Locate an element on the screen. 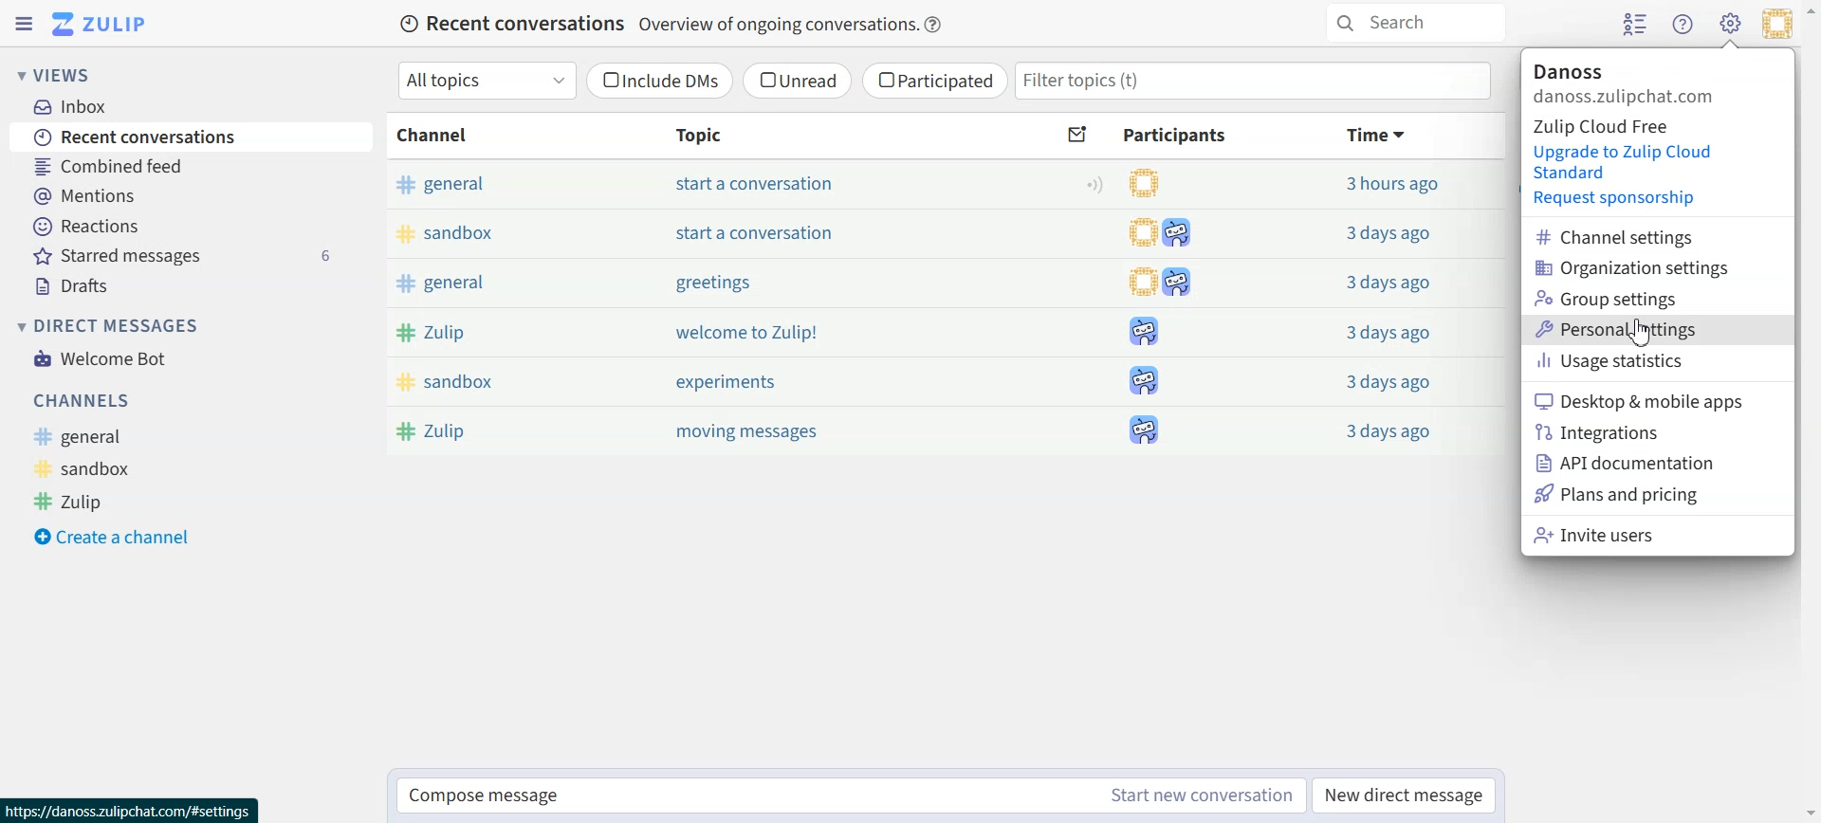 The image size is (1821, 823). Filter topics(t) is located at coordinates (1254, 81).